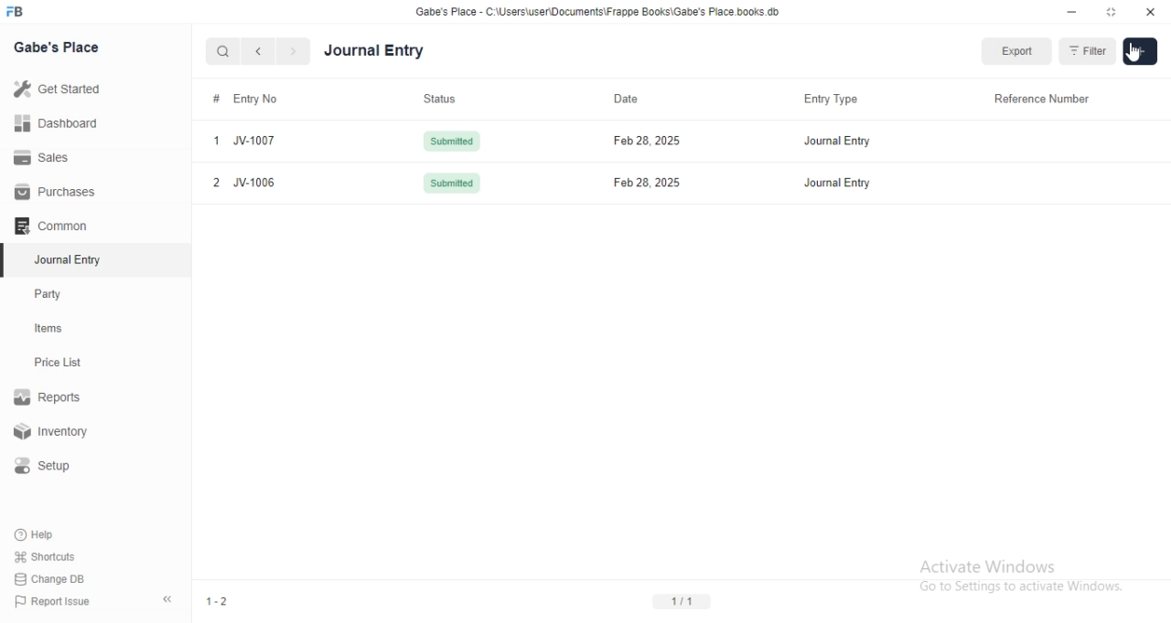 The image size is (1171, 623). What do you see at coordinates (220, 51) in the screenshot?
I see `search` at bounding box center [220, 51].